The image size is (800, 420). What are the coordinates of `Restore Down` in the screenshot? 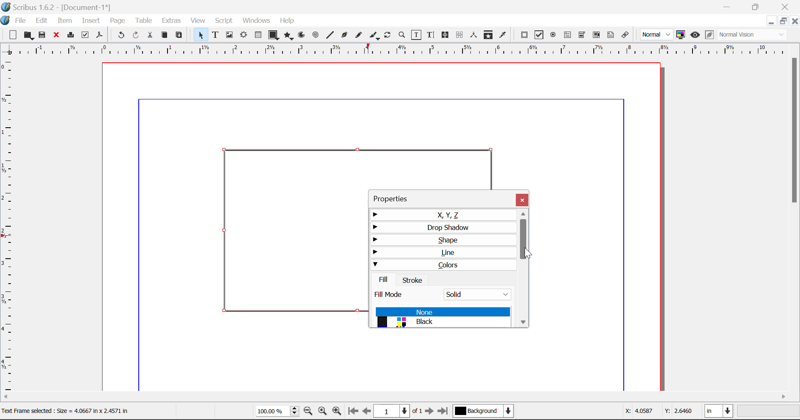 It's located at (728, 7).